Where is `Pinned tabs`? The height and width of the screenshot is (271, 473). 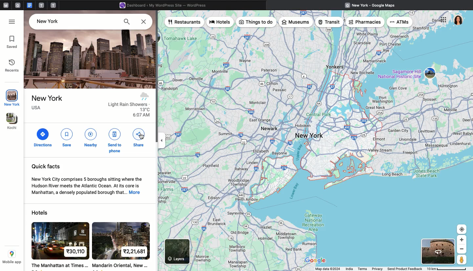 Pinned tabs is located at coordinates (6, 5).